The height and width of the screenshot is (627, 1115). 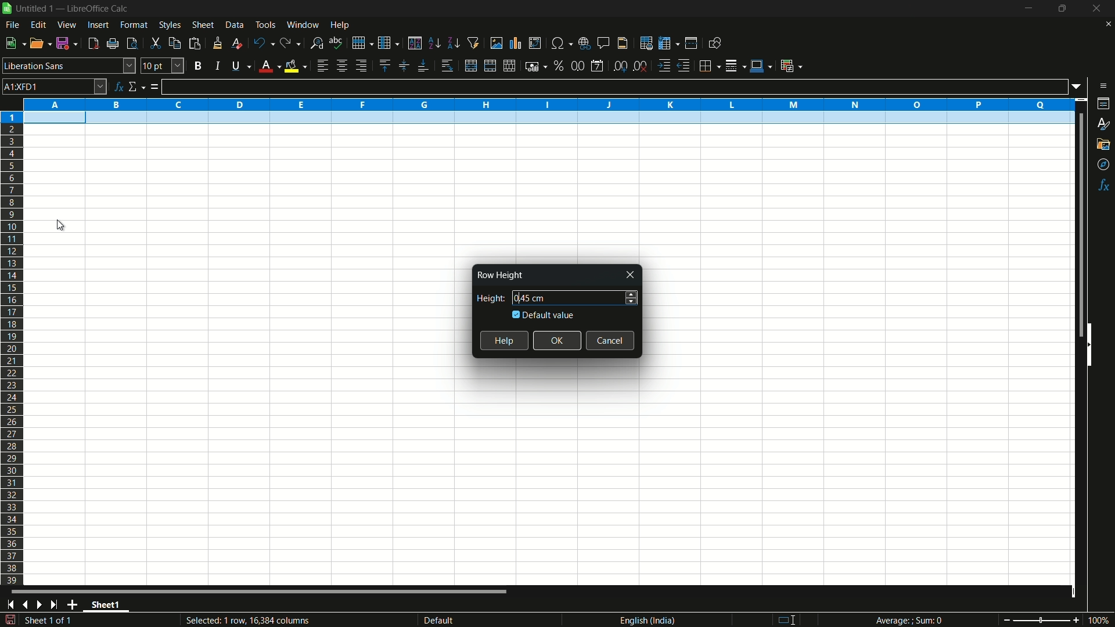 I want to click on | Untitled 1 — LibreOffice Calc, so click(x=70, y=8).